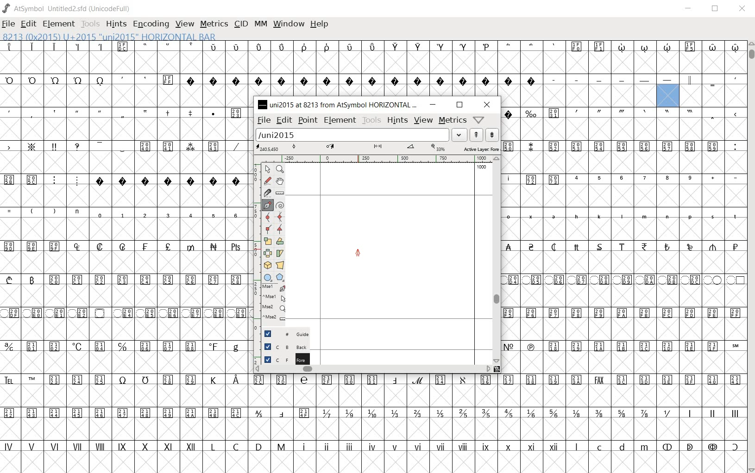 Image resolution: width=755 pixels, height=473 pixels. Describe the element at coordinates (92, 25) in the screenshot. I see `TOOLS` at that location.